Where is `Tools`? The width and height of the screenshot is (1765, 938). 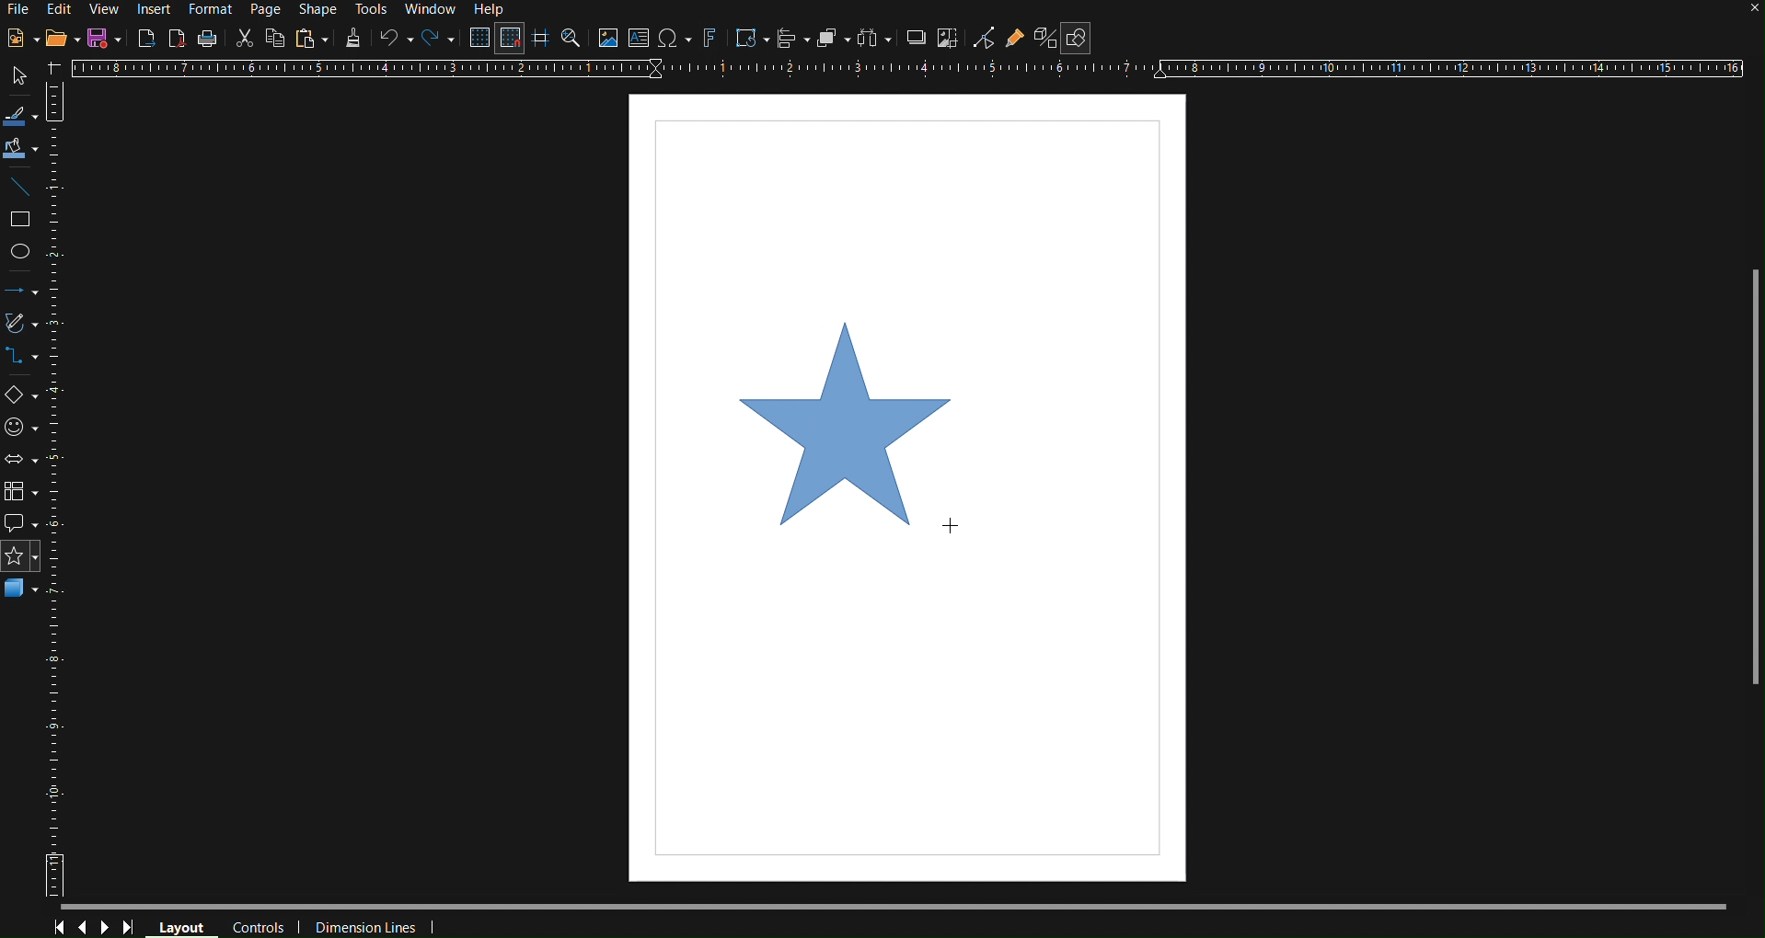
Tools is located at coordinates (370, 9).